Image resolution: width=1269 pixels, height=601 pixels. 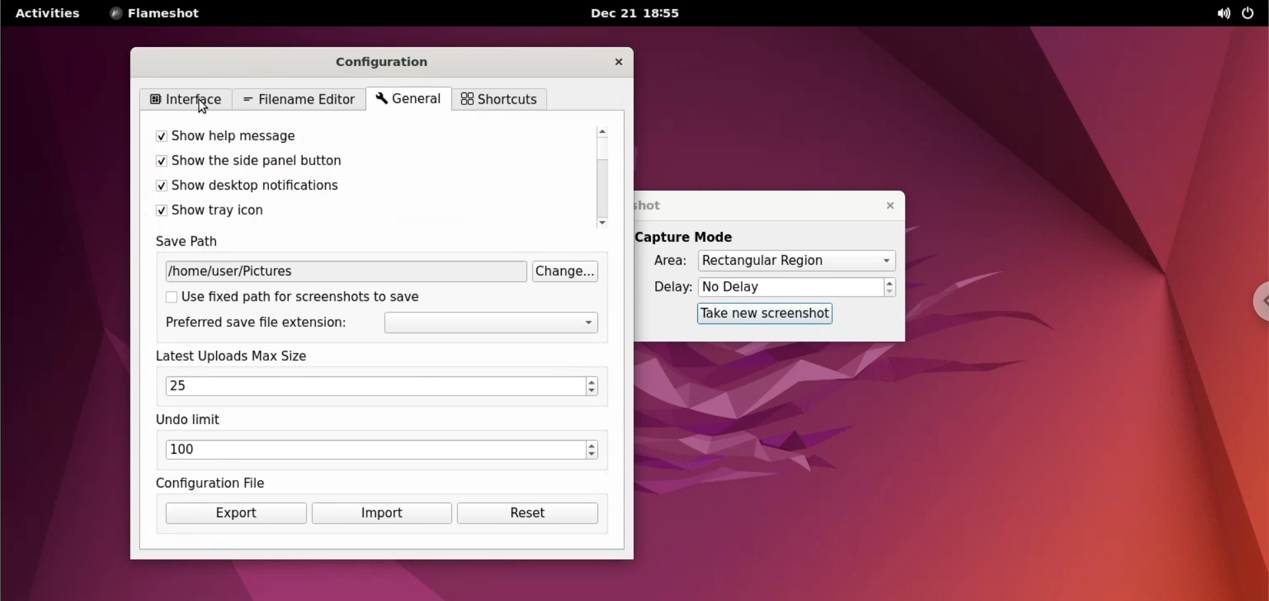 What do you see at coordinates (328, 213) in the screenshot?
I see `show tray icon` at bounding box center [328, 213].